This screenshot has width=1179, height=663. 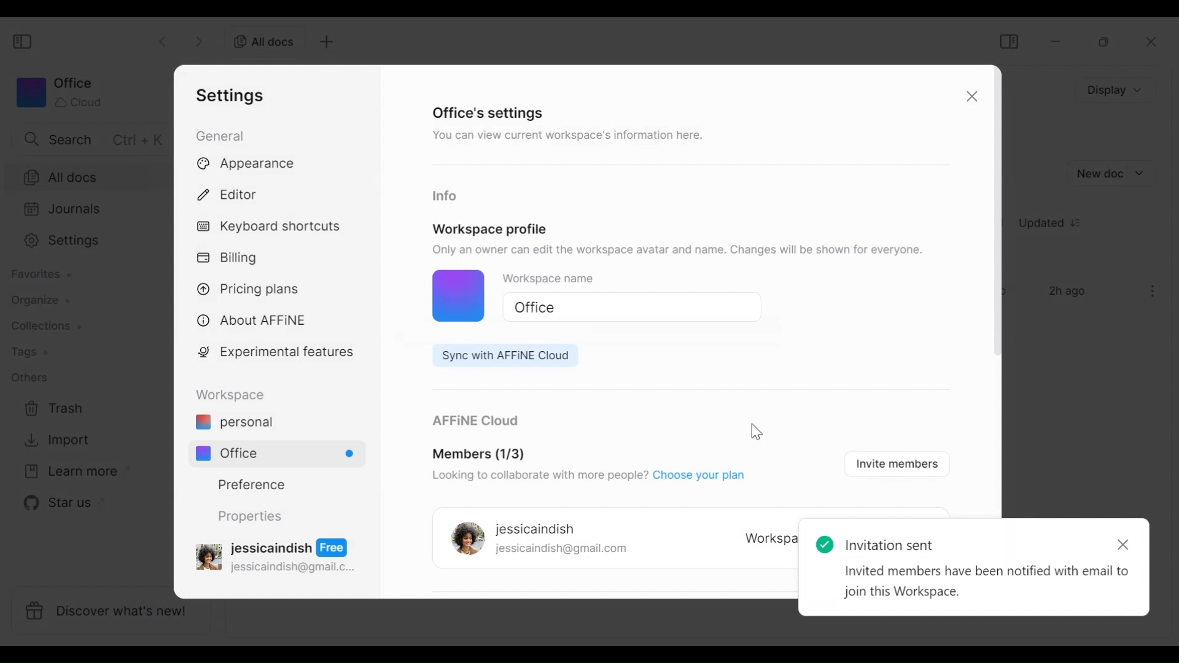 I want to click on Go Forward, so click(x=200, y=39).